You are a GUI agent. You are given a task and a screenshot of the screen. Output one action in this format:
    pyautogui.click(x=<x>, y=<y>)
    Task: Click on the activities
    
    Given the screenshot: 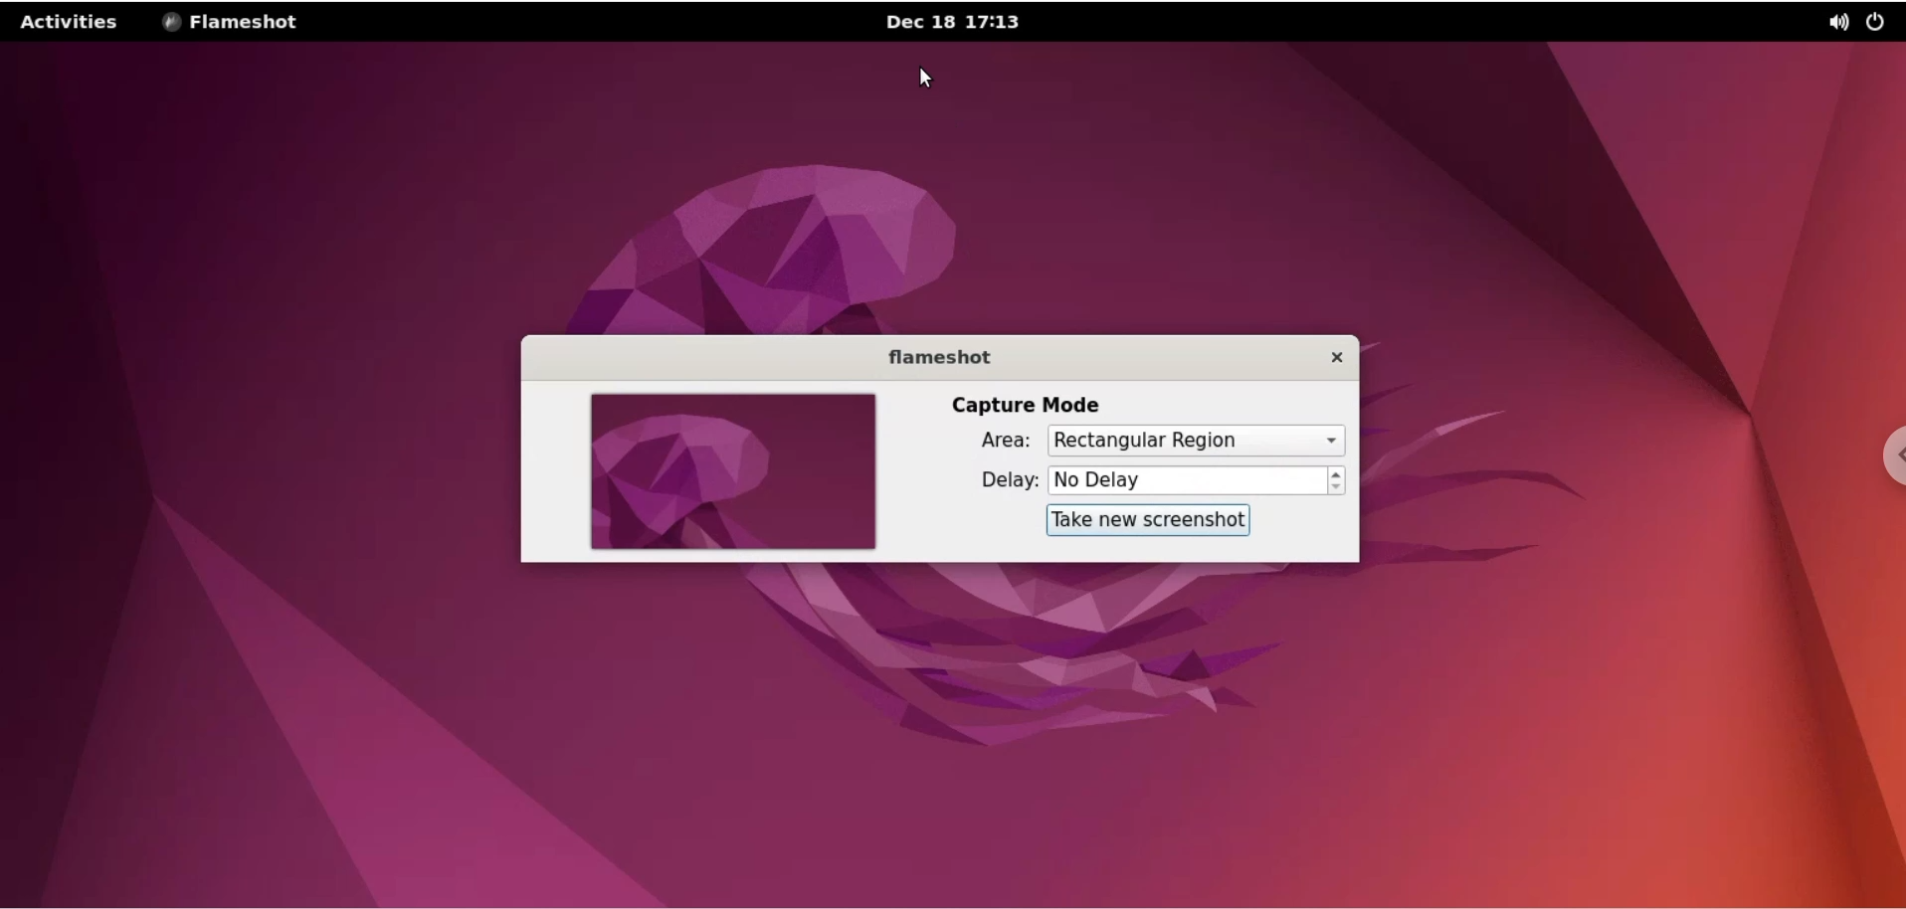 What is the action you would take?
    pyautogui.click(x=73, y=24)
    